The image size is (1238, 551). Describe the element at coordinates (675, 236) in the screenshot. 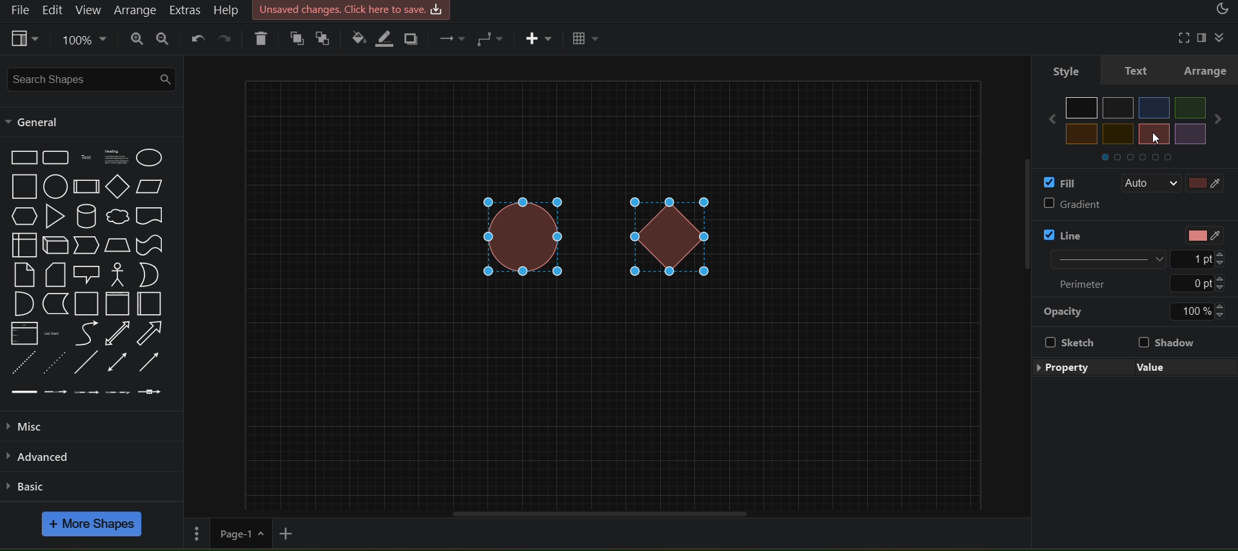

I see `diamond` at that location.